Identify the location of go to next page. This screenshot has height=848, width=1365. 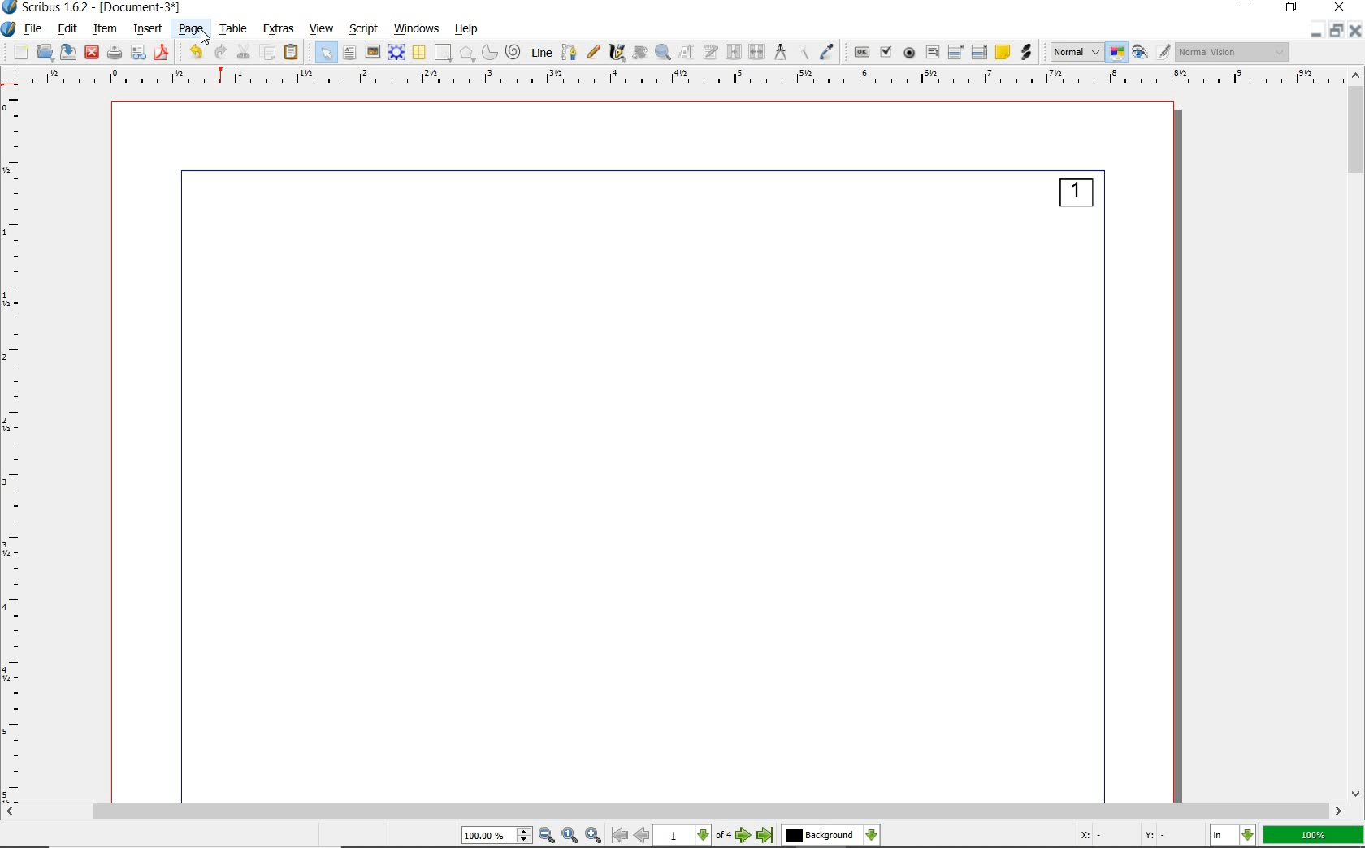
(744, 836).